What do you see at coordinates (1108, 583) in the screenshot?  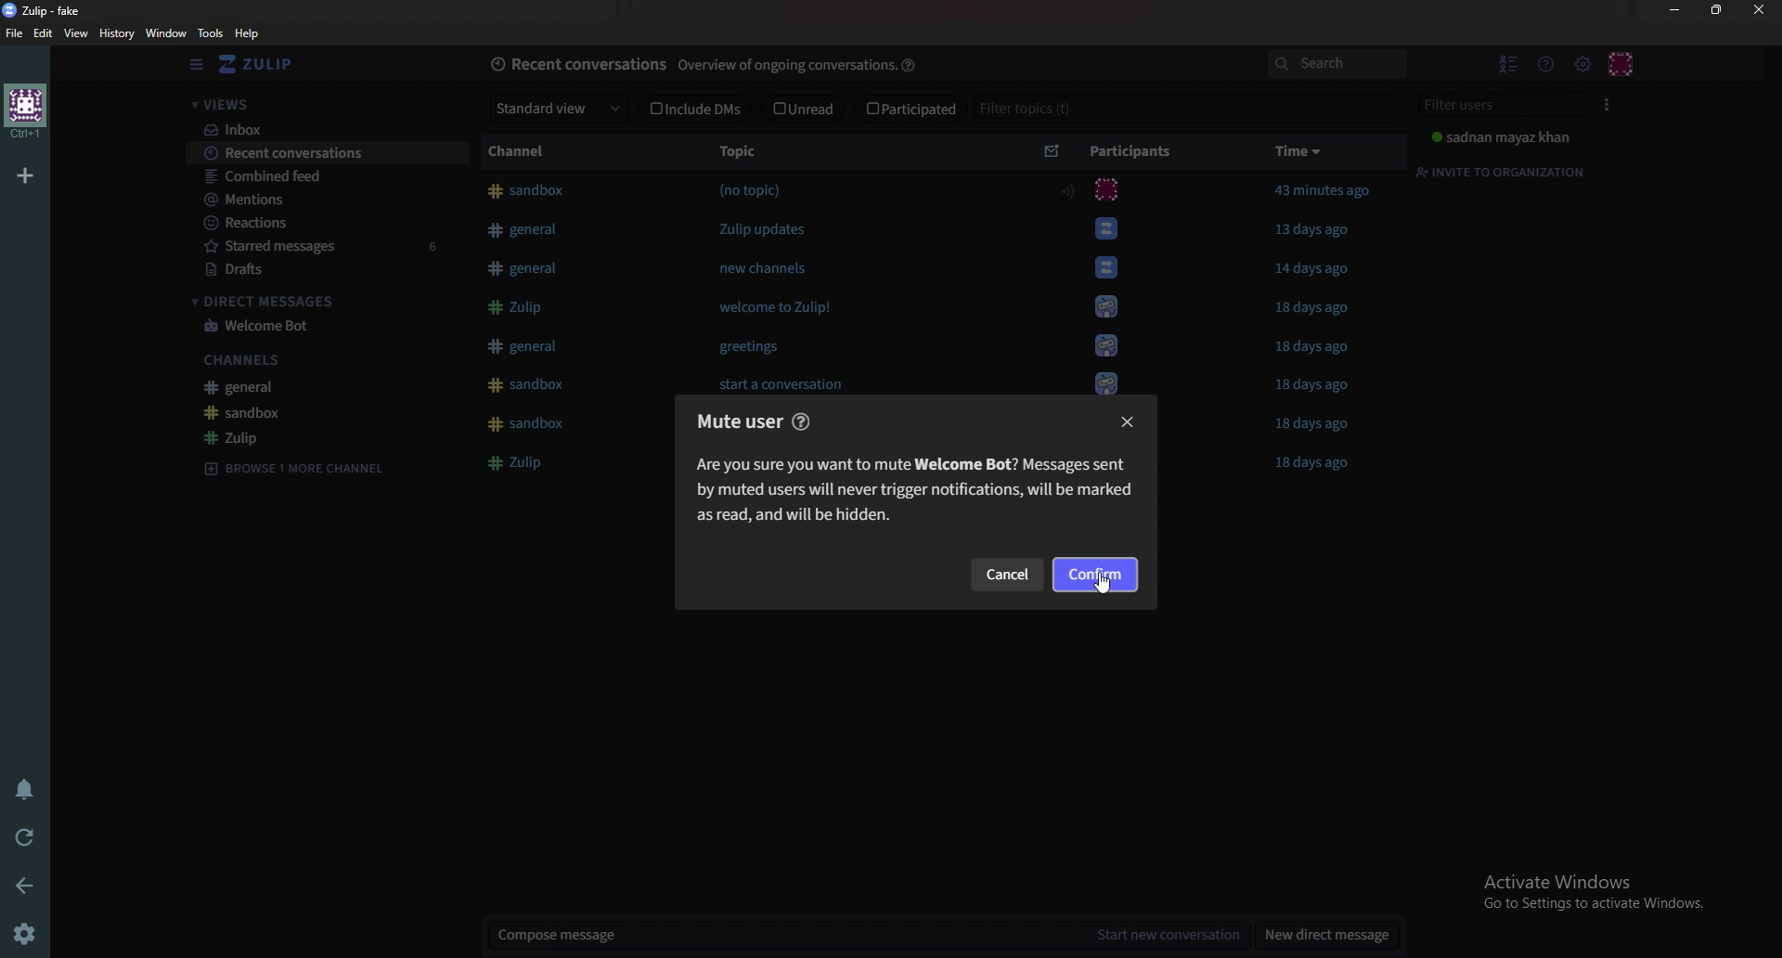 I see `cursor` at bounding box center [1108, 583].